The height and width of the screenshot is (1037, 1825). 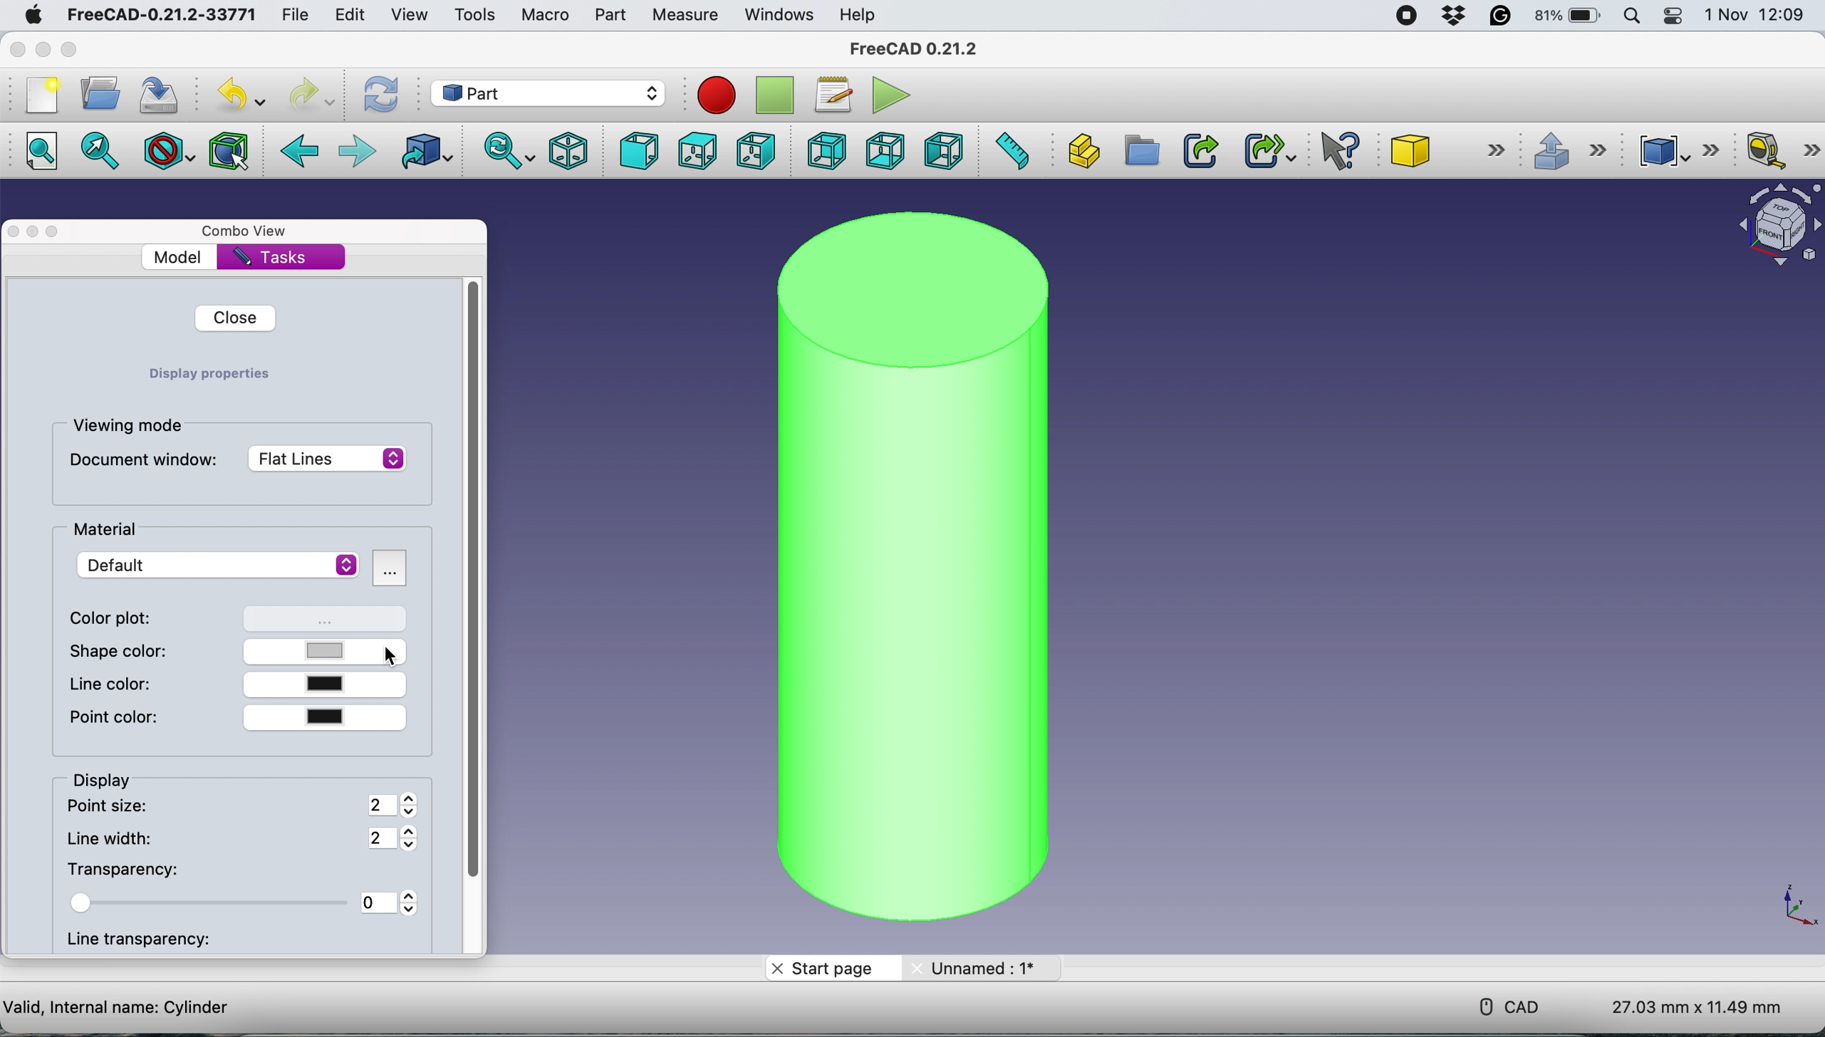 I want to click on bounding box, so click(x=229, y=151).